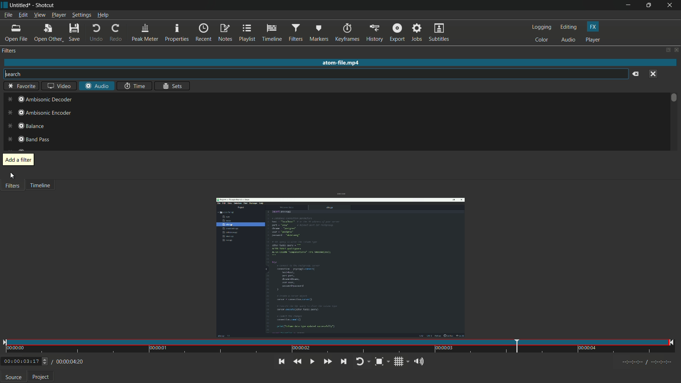  What do you see at coordinates (397, 32) in the screenshot?
I see `export` at bounding box center [397, 32].